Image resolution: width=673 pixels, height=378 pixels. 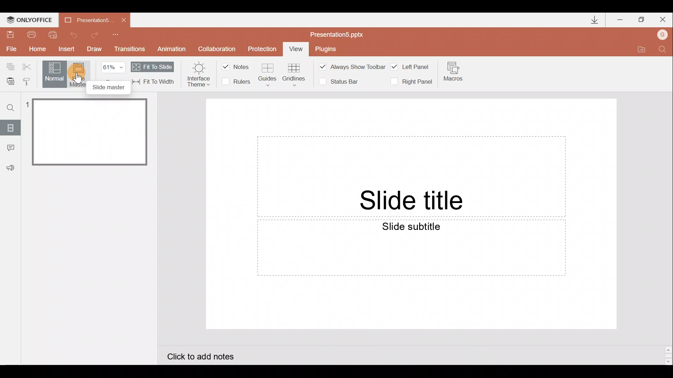 I want to click on Zoom, so click(x=116, y=67).